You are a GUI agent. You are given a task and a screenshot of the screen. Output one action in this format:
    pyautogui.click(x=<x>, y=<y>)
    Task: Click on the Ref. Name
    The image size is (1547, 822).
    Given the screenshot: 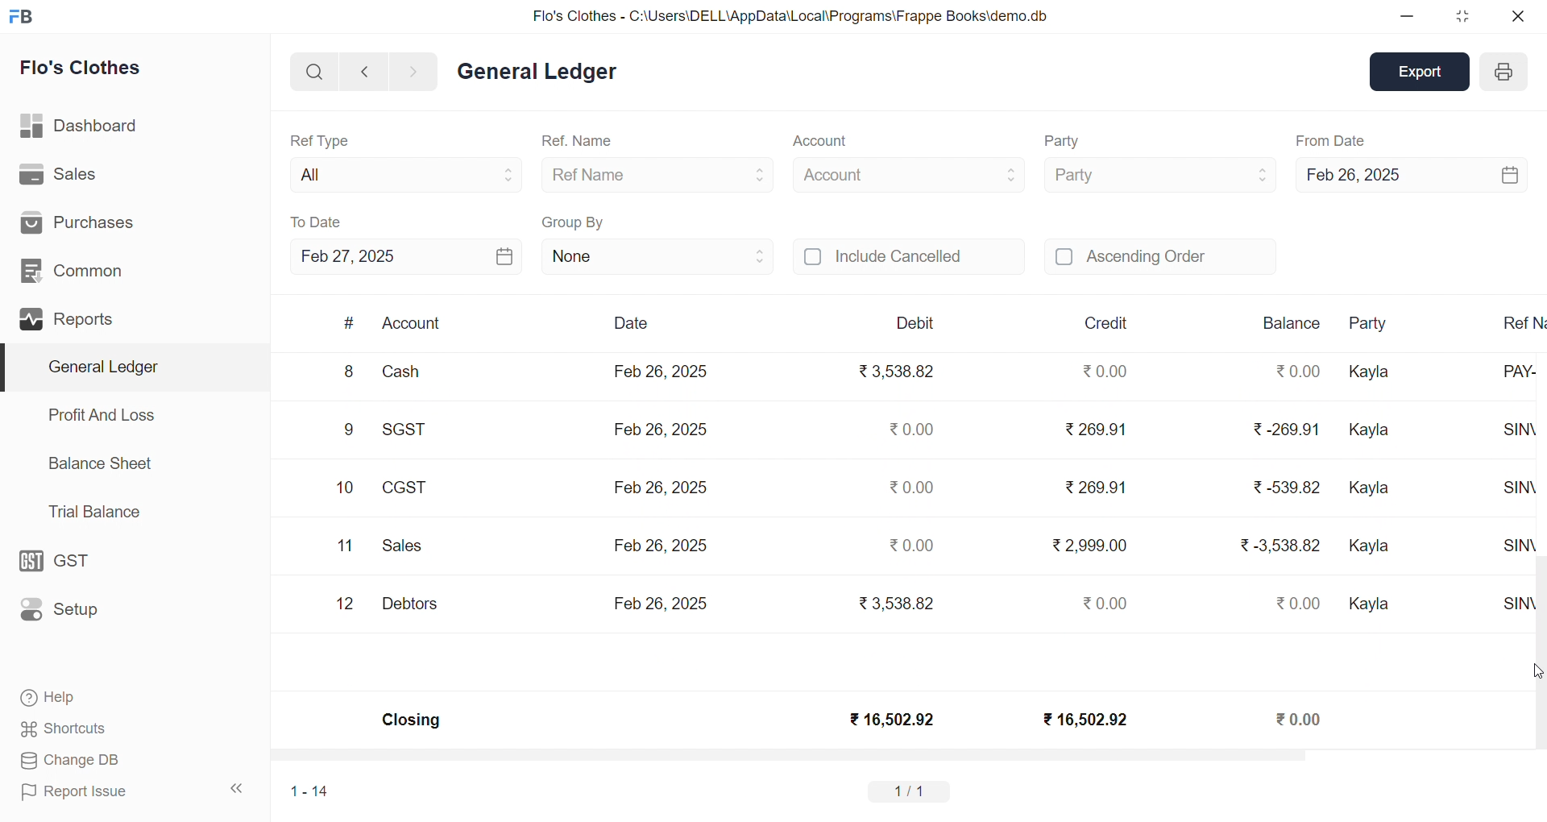 What is the action you would take?
    pyautogui.click(x=579, y=142)
    